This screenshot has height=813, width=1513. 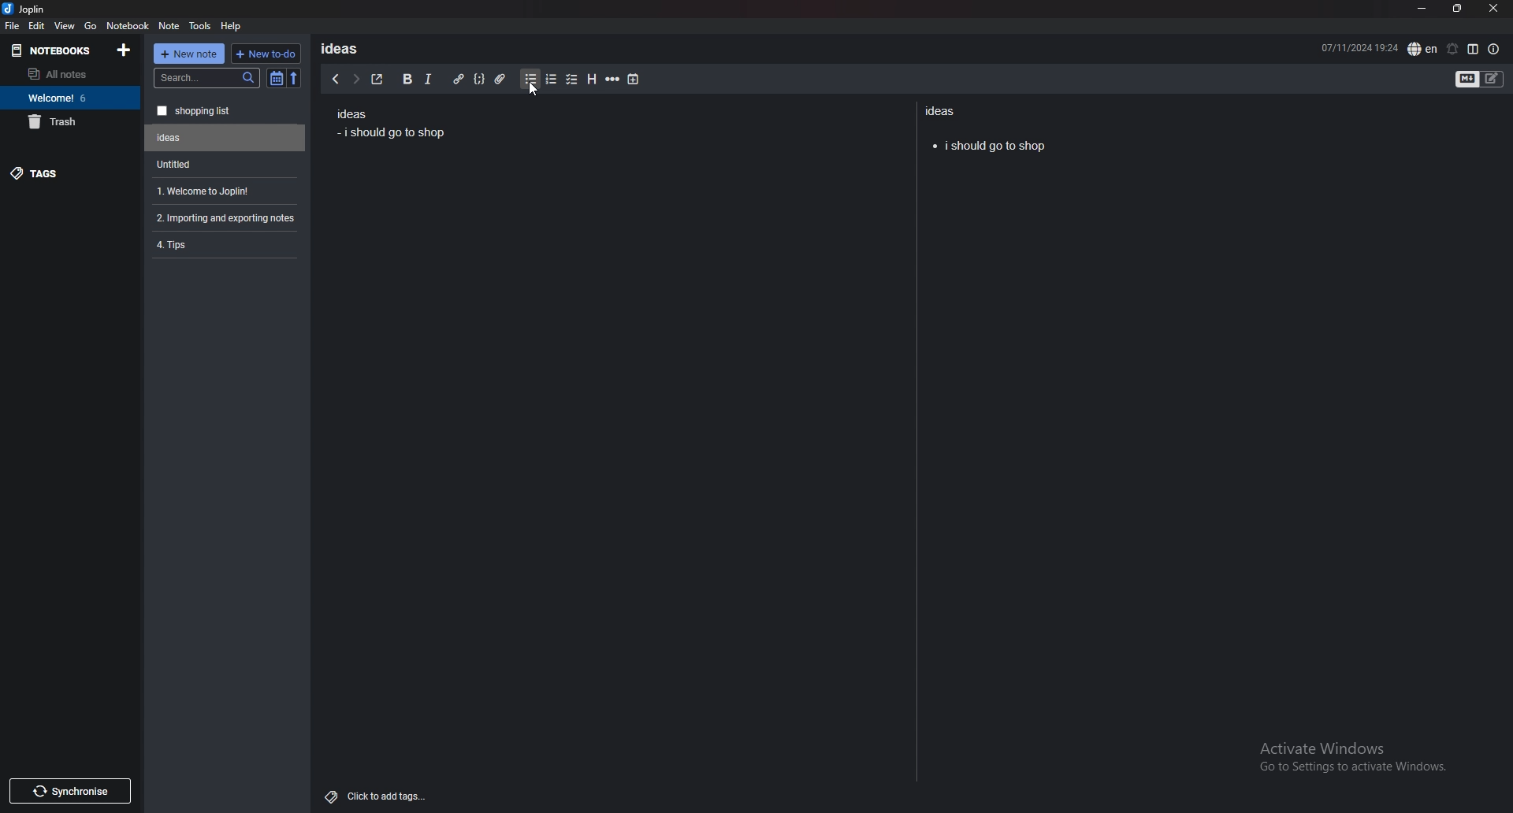 I want to click on add notebooks, so click(x=124, y=49).